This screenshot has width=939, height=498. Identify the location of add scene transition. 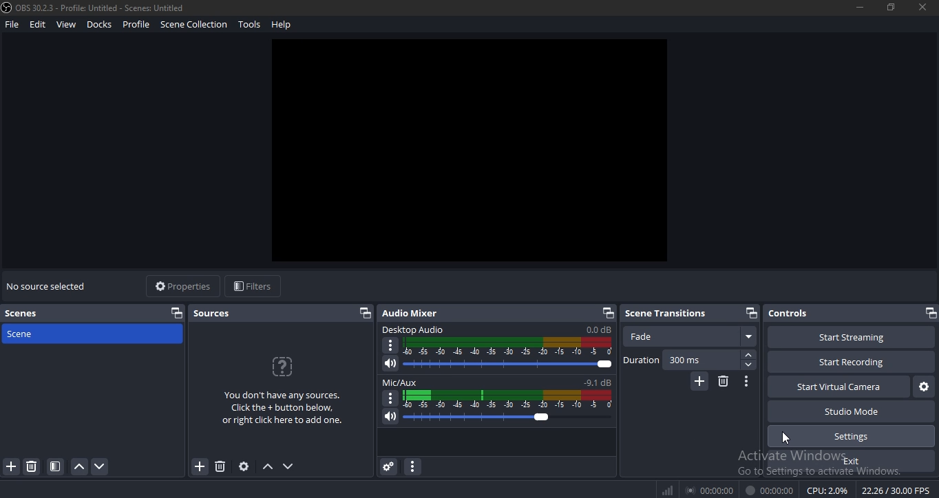
(698, 382).